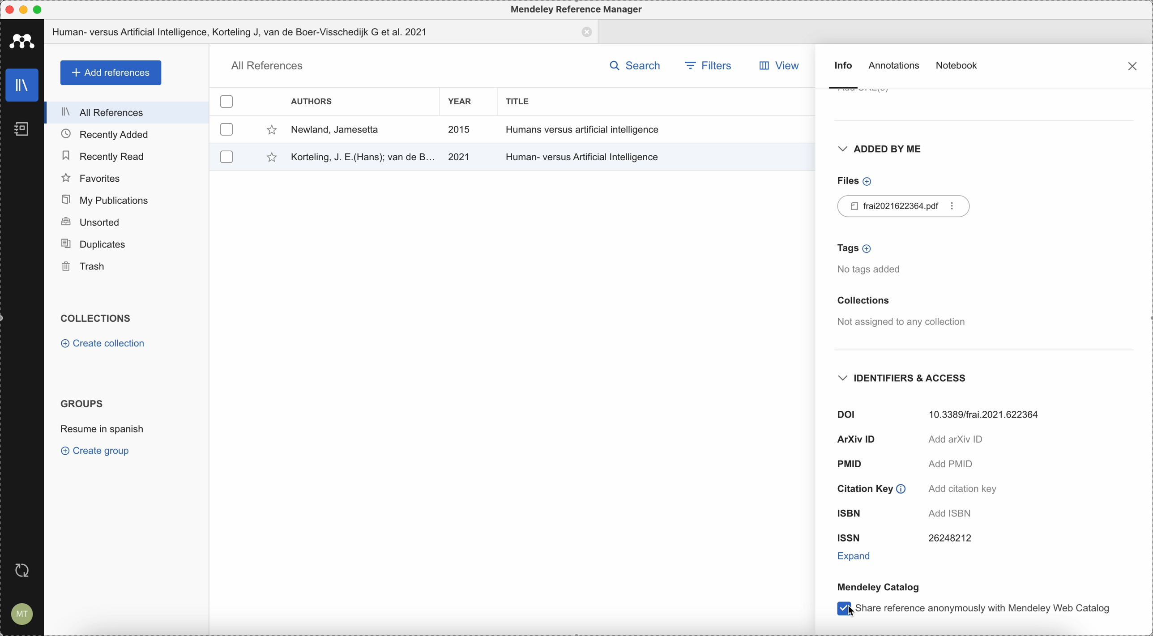 The image size is (1153, 636). Describe the element at coordinates (912, 512) in the screenshot. I see `ISBN add ISBN` at that location.